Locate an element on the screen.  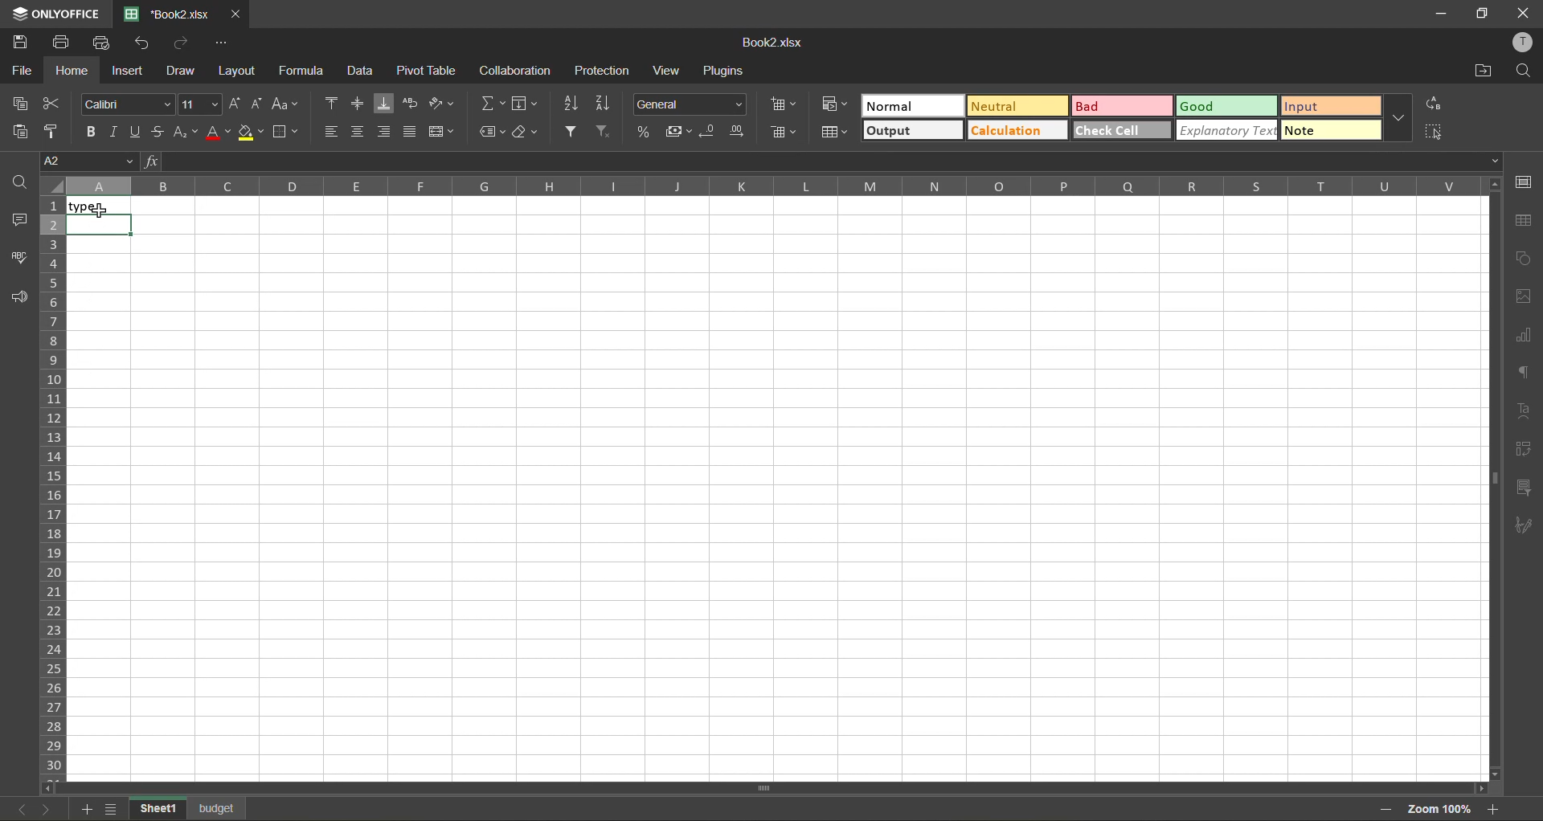
pivot table is located at coordinates (1525, 448).